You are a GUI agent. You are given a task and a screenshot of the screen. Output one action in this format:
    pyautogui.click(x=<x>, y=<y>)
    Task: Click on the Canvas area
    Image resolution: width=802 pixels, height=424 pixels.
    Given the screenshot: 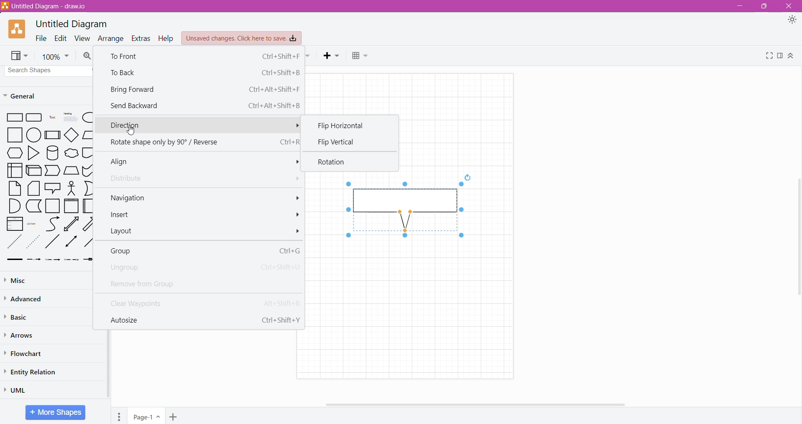 What is the action you would take?
    pyautogui.click(x=414, y=308)
    